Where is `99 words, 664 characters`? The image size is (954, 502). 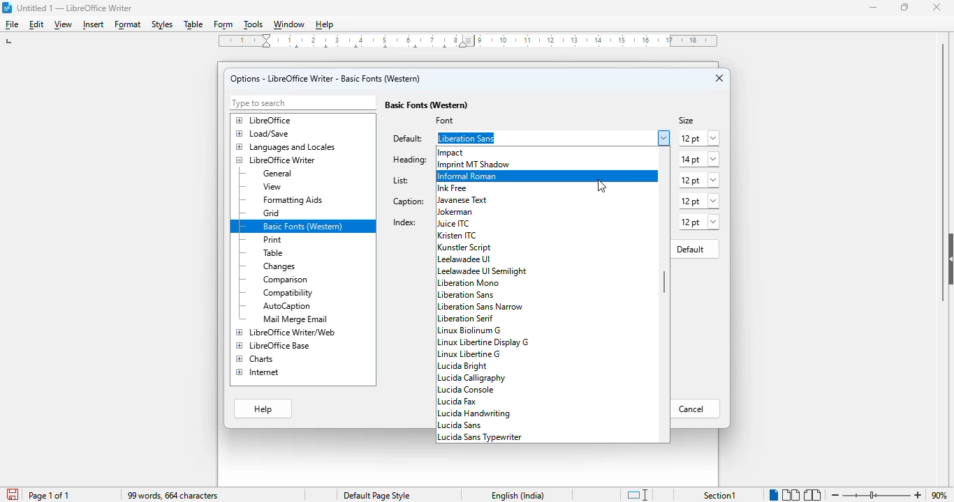 99 words, 664 characters is located at coordinates (173, 496).